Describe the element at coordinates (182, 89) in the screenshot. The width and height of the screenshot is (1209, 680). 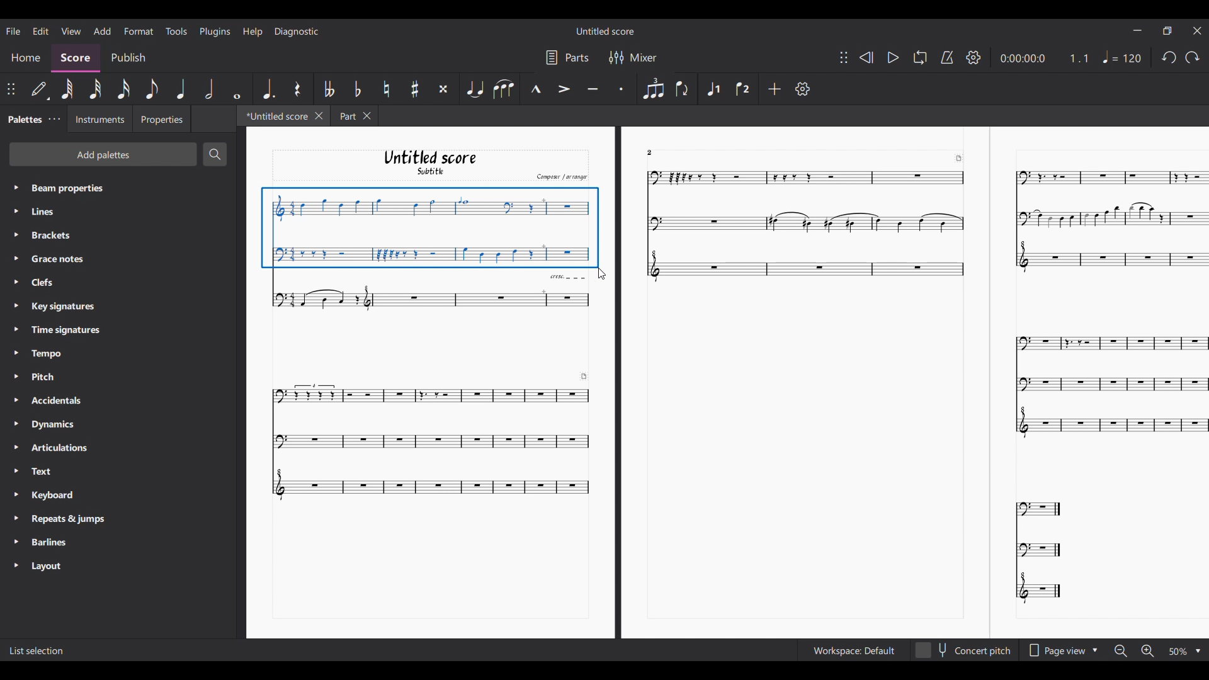
I see `Quarter note` at that location.